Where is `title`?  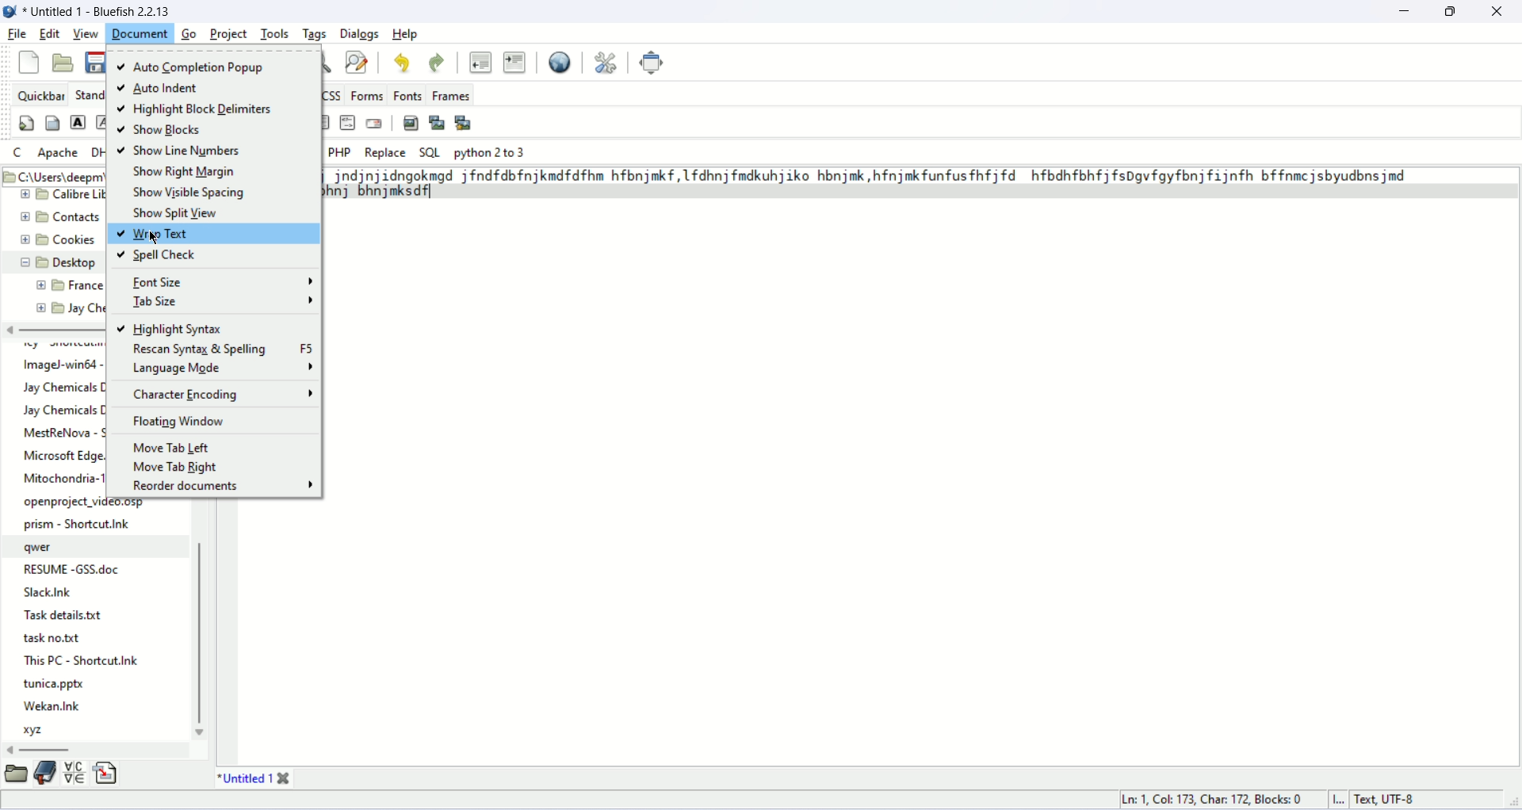 title is located at coordinates (242, 777).